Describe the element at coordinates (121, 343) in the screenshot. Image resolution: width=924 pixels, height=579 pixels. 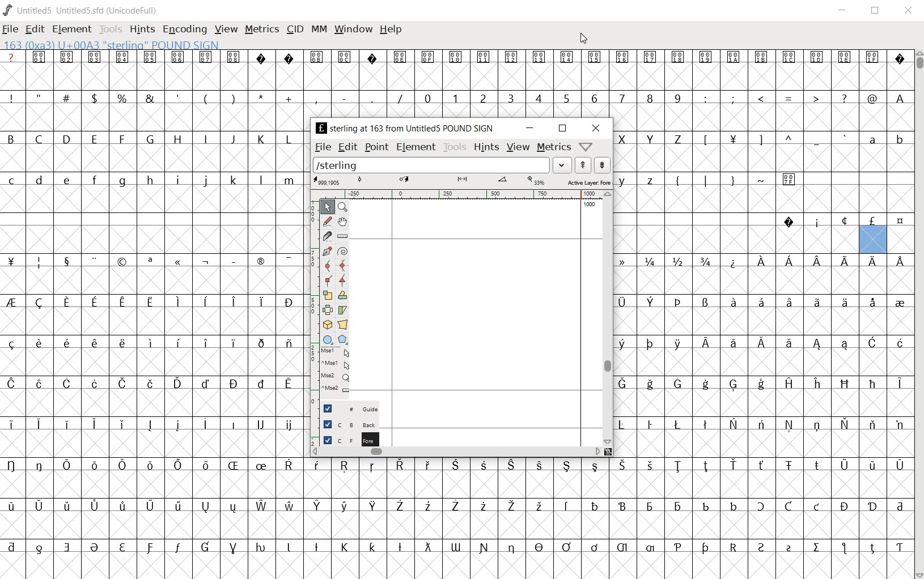
I see `` at that location.